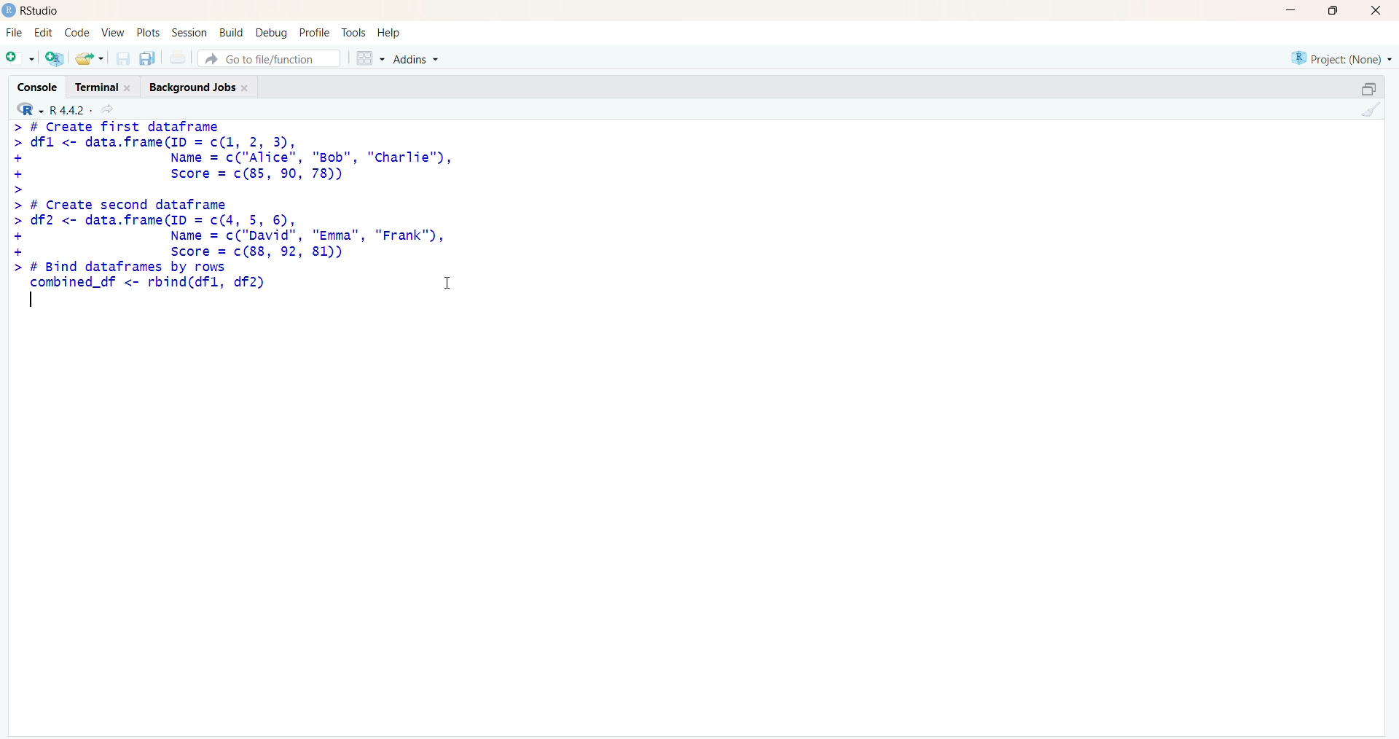 The width and height of the screenshot is (1399, 739). Describe the element at coordinates (1333, 10) in the screenshot. I see `maximize` at that location.